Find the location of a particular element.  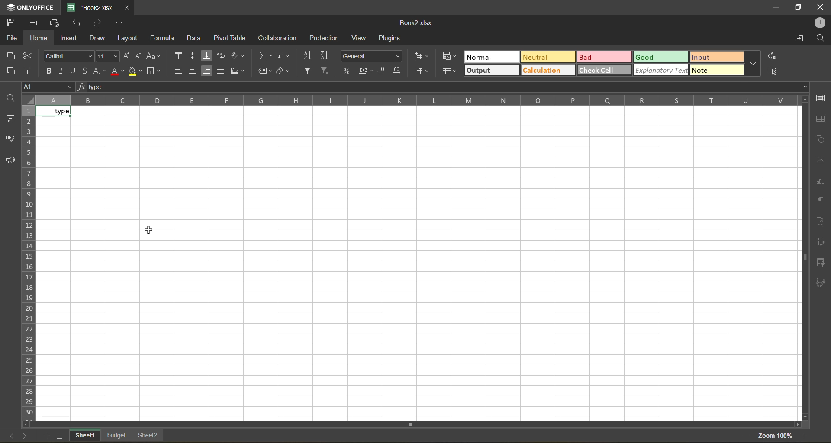

protection is located at coordinates (322, 39).